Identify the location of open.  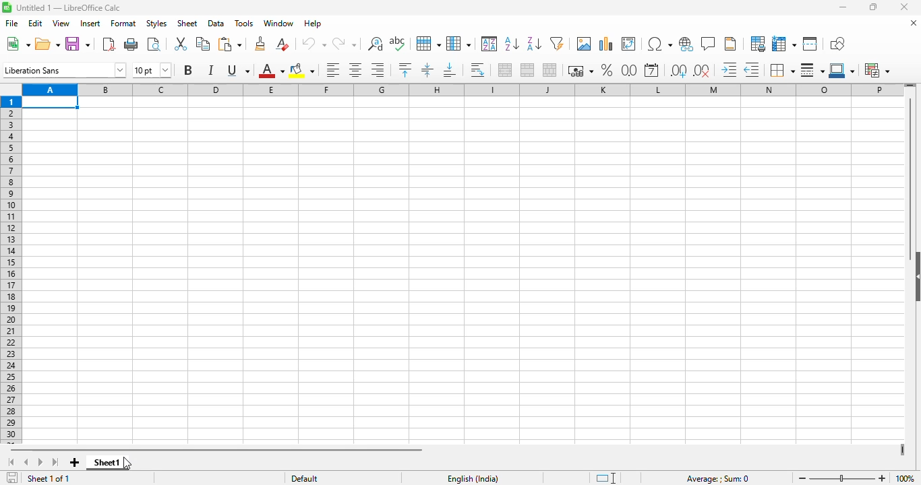
(47, 43).